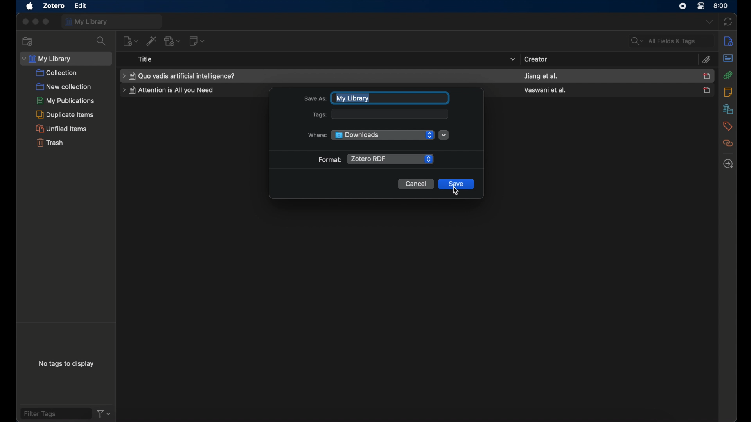 This screenshot has height=422, width=751. I want to click on maximize, so click(47, 22).